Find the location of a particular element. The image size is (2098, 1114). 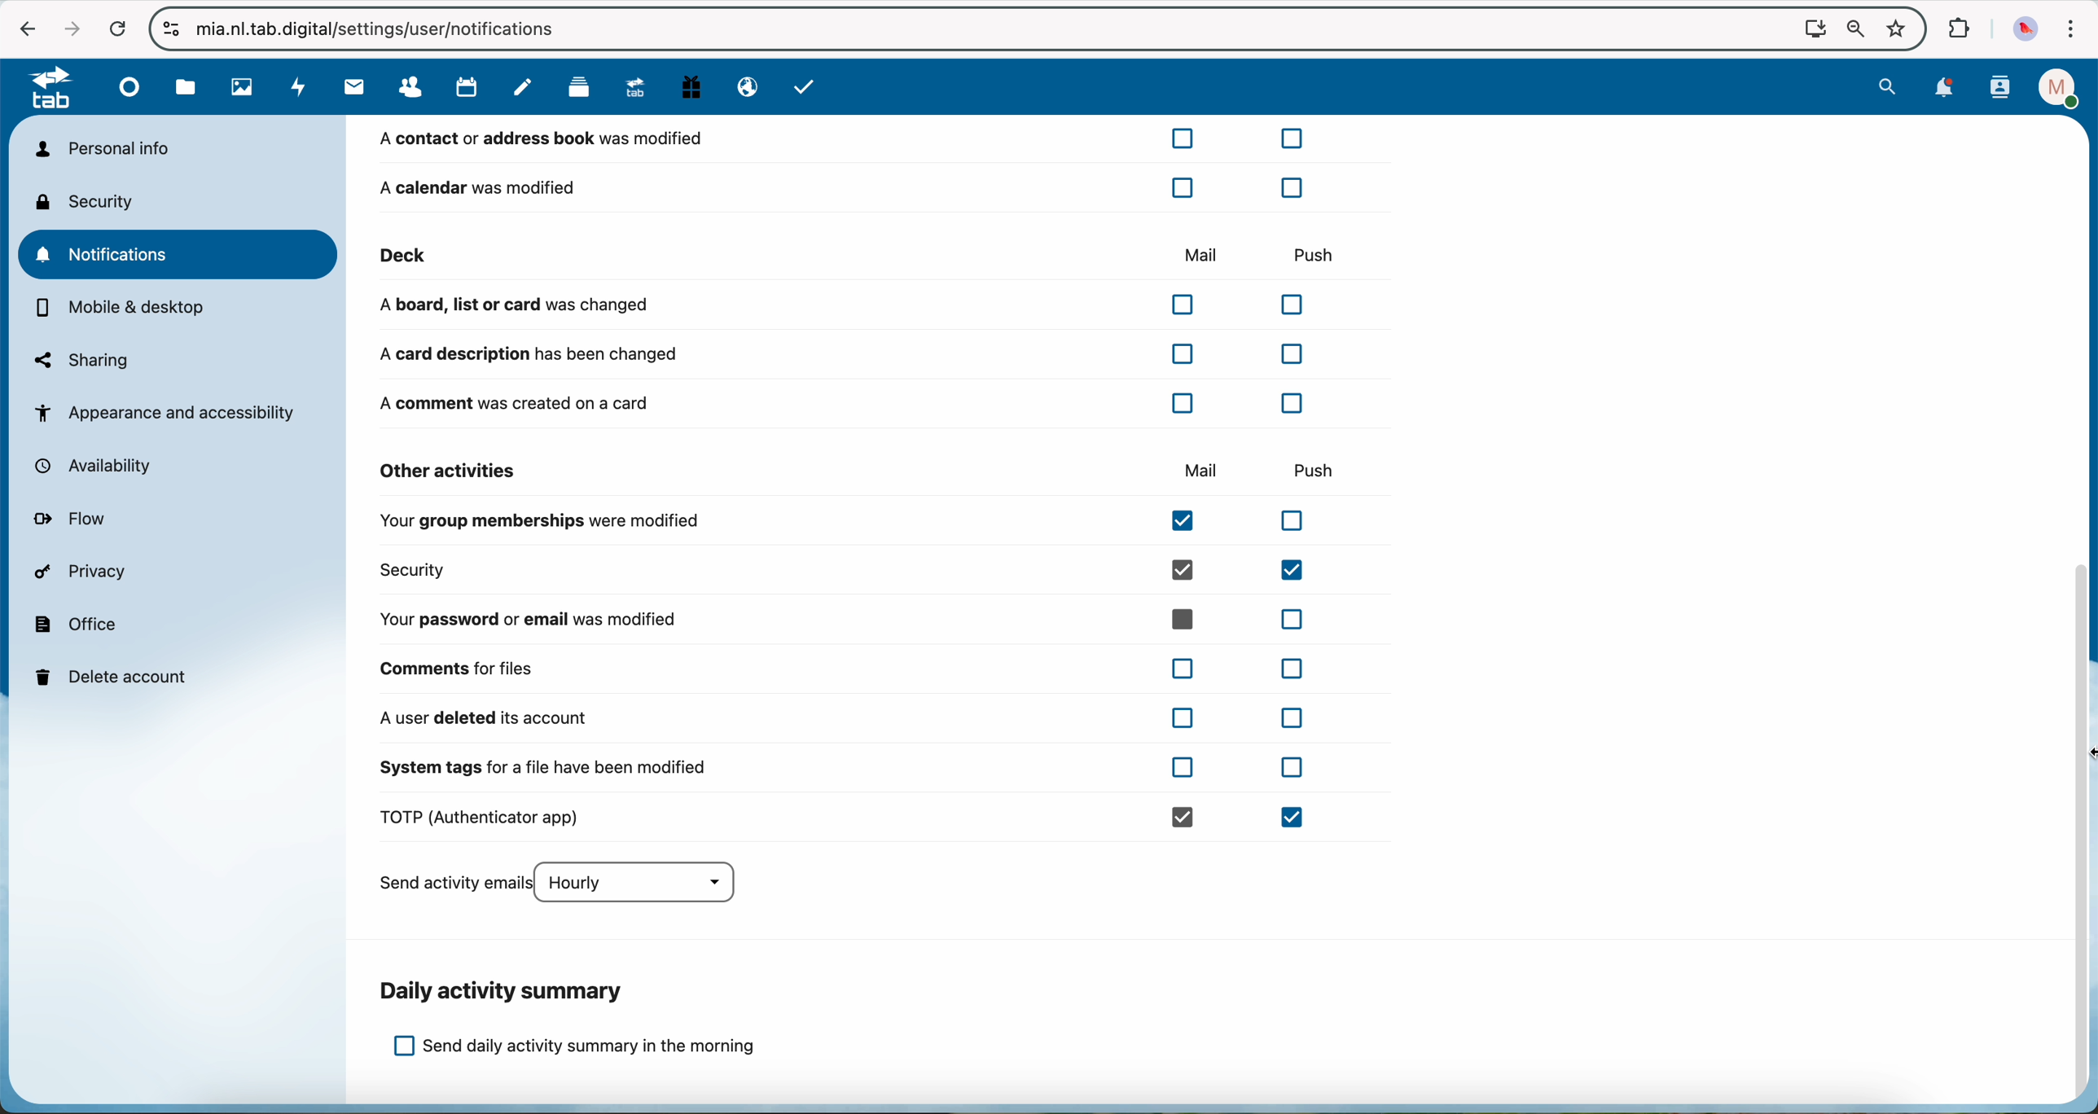

availability is located at coordinates (102, 467).